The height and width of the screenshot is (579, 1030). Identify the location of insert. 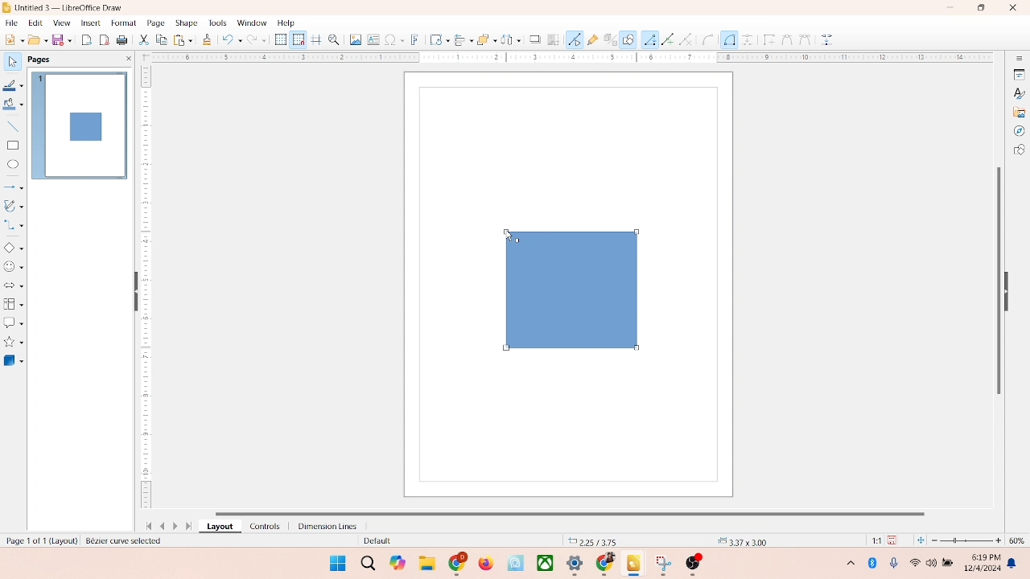
(89, 23).